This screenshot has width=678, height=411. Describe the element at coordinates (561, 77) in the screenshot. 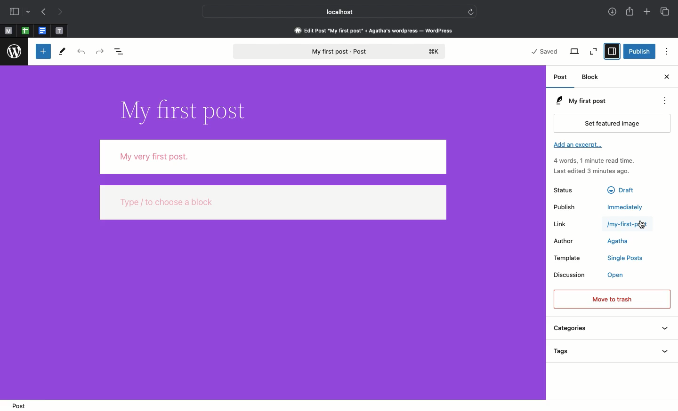

I see `Post` at that location.